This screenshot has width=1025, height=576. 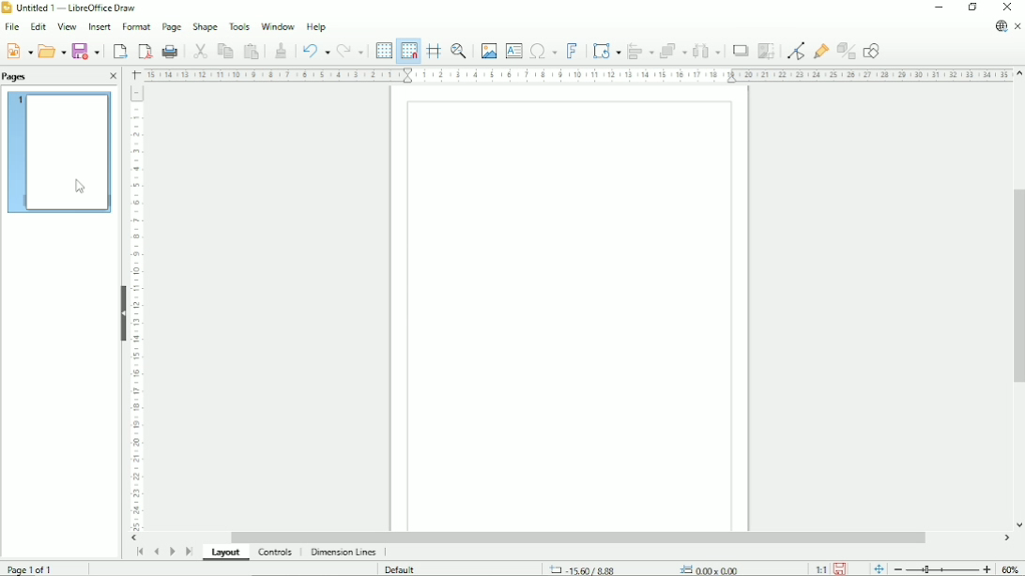 I want to click on Minimize, so click(x=938, y=8).